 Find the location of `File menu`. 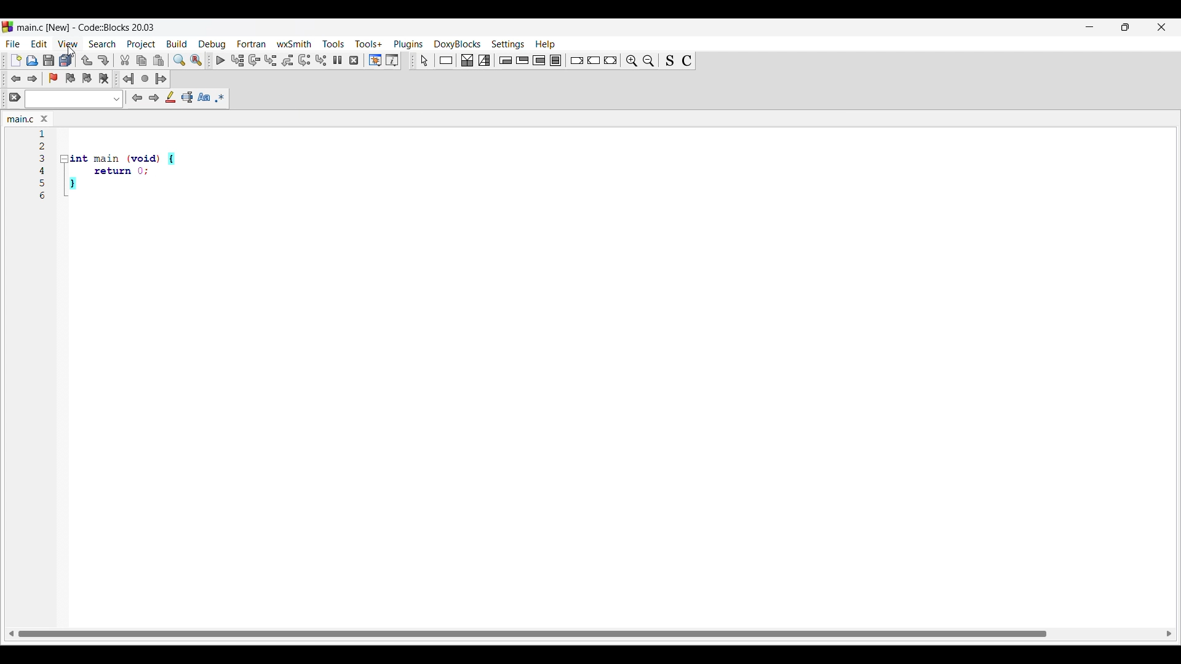

File menu is located at coordinates (12, 44).